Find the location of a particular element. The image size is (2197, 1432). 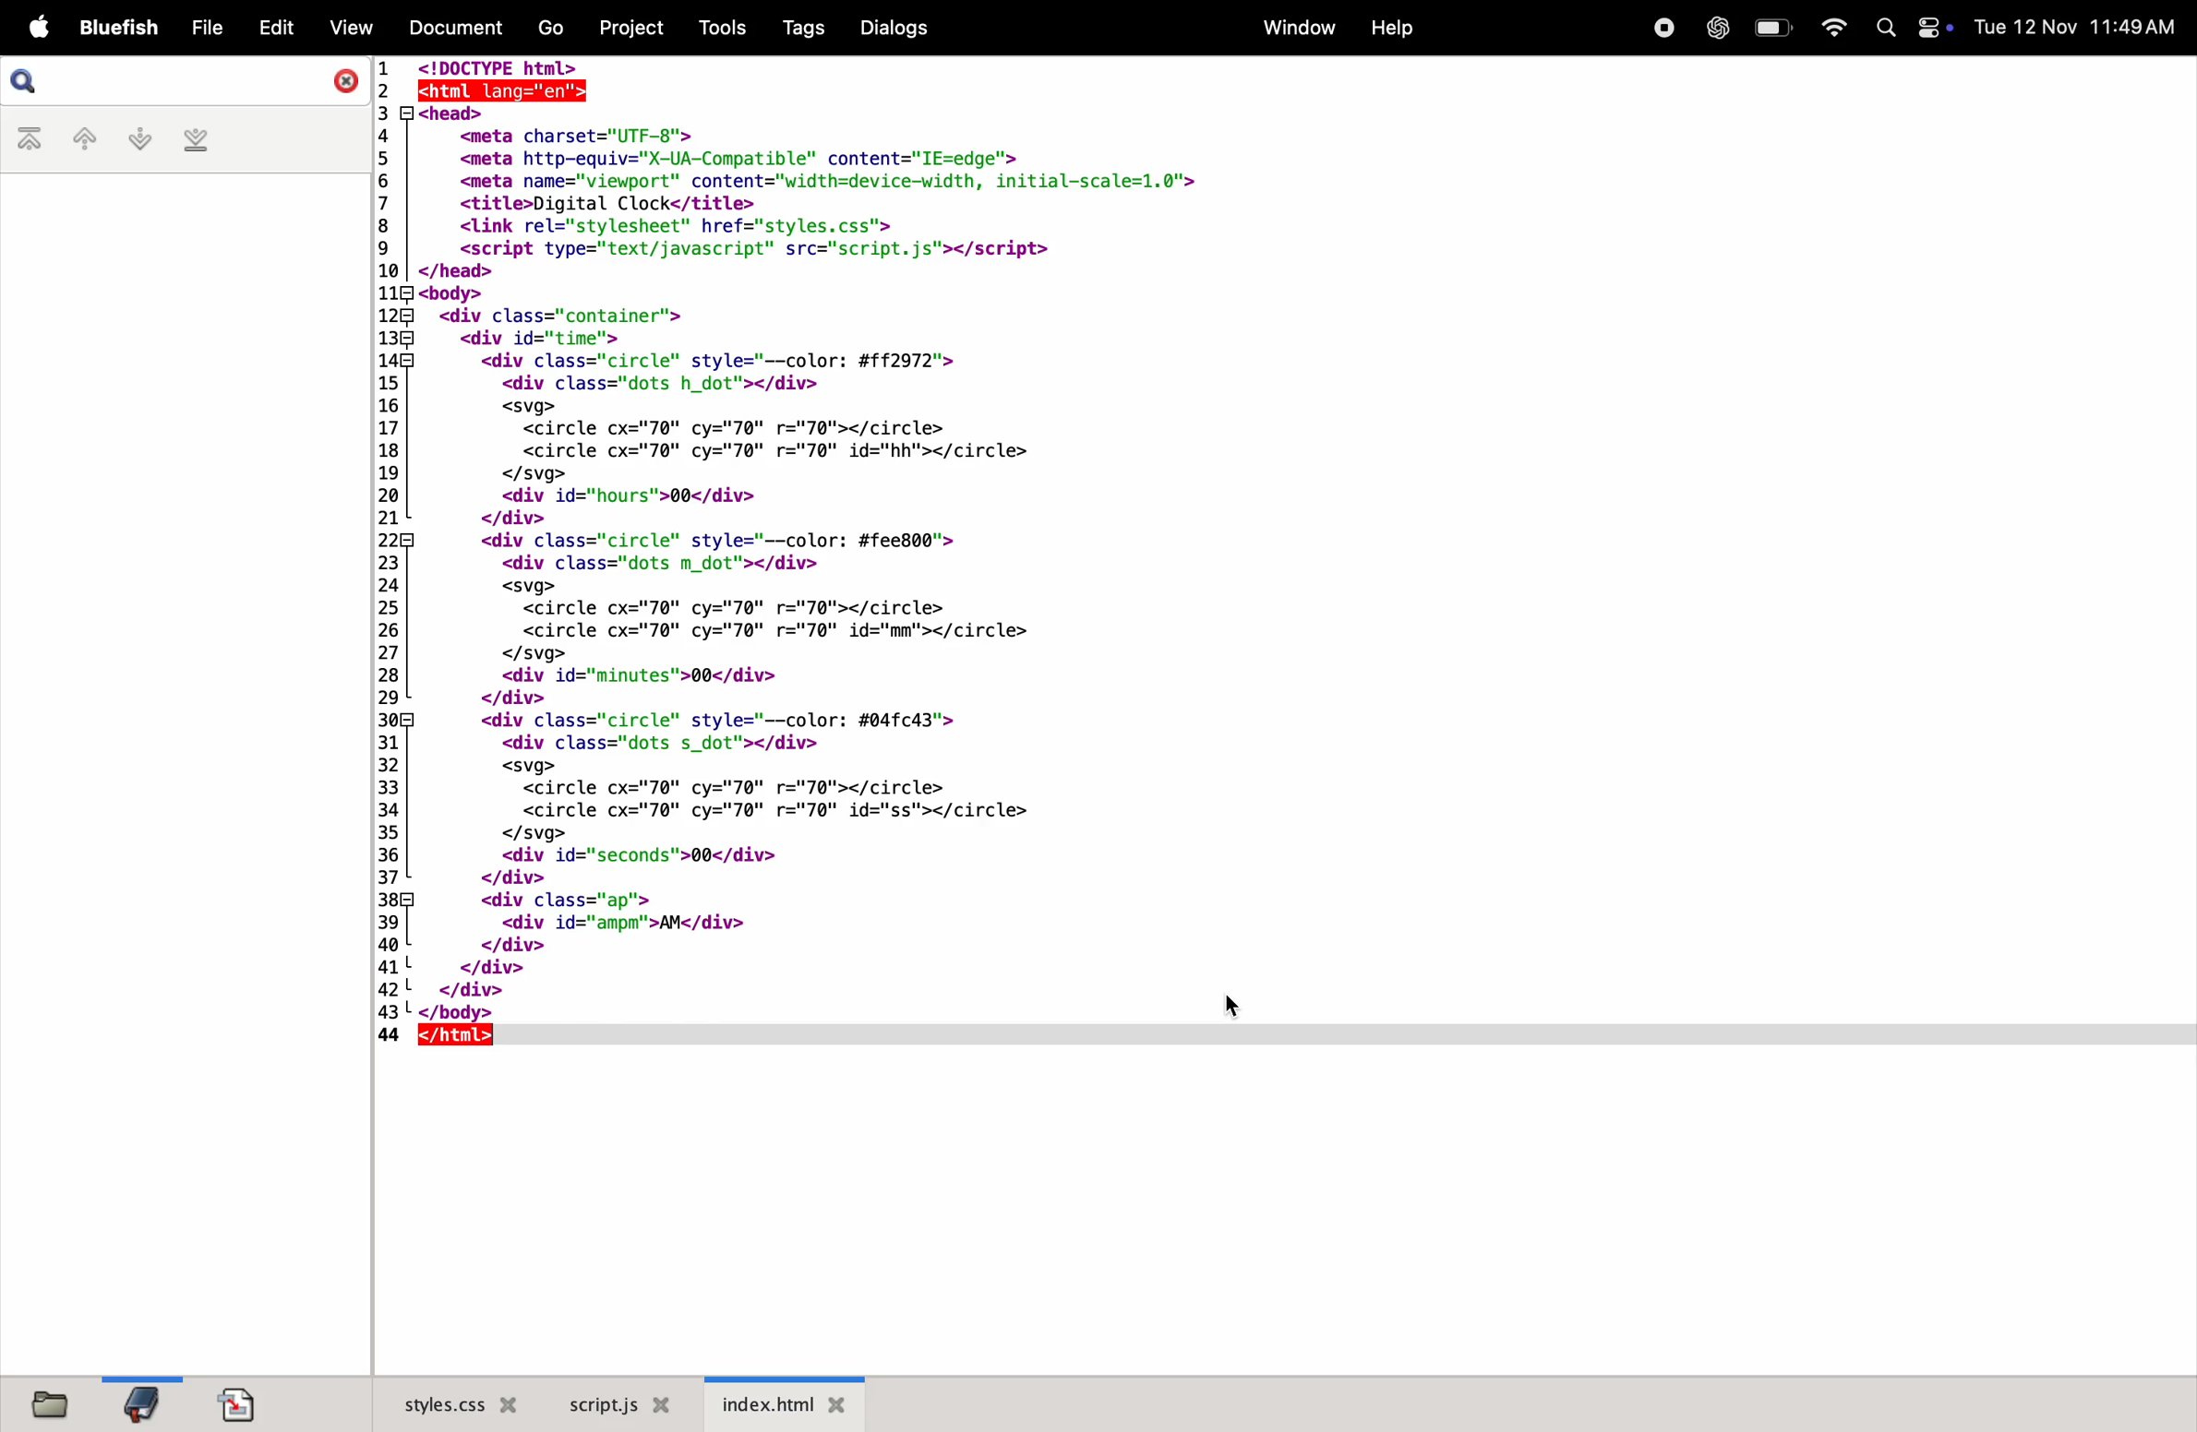

chatgpt is located at coordinates (1712, 28).